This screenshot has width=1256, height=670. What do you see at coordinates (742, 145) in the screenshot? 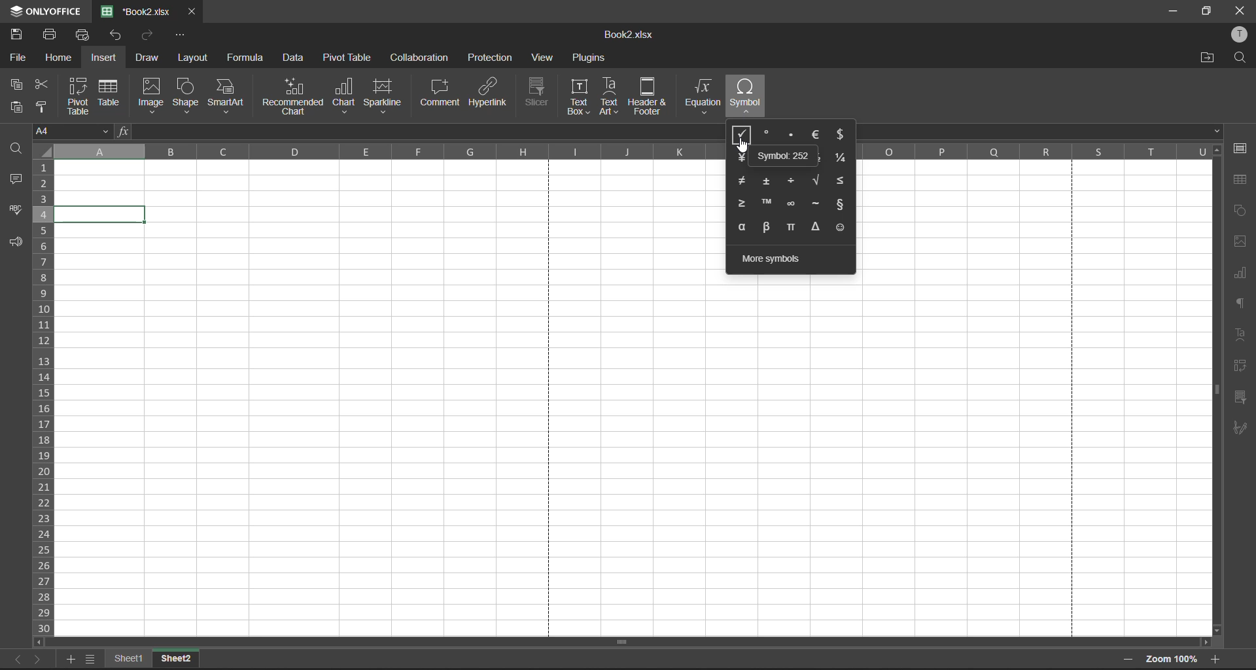
I see `cursor` at bounding box center [742, 145].